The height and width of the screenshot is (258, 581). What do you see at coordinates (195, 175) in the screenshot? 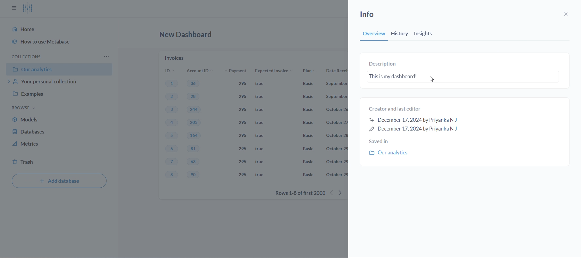
I see `90` at bounding box center [195, 175].